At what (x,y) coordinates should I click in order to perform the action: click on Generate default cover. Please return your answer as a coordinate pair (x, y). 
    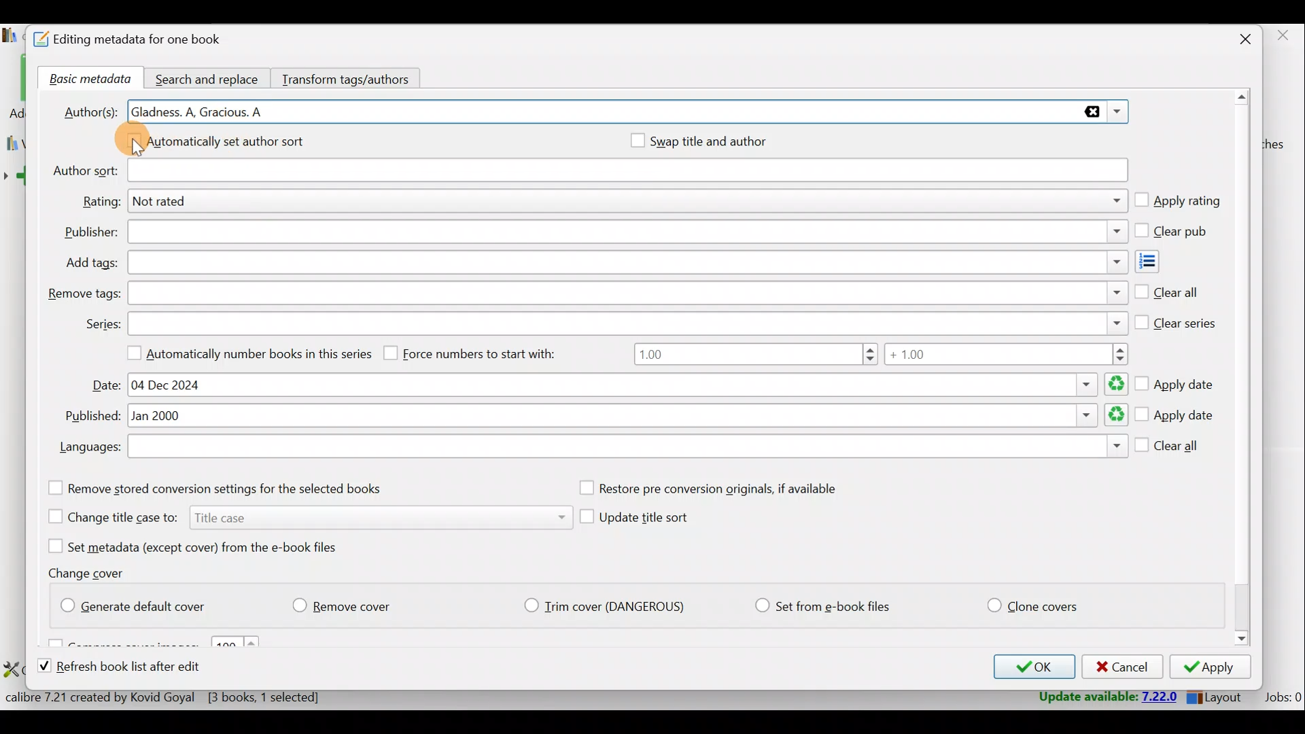
    Looking at the image, I should click on (140, 604).